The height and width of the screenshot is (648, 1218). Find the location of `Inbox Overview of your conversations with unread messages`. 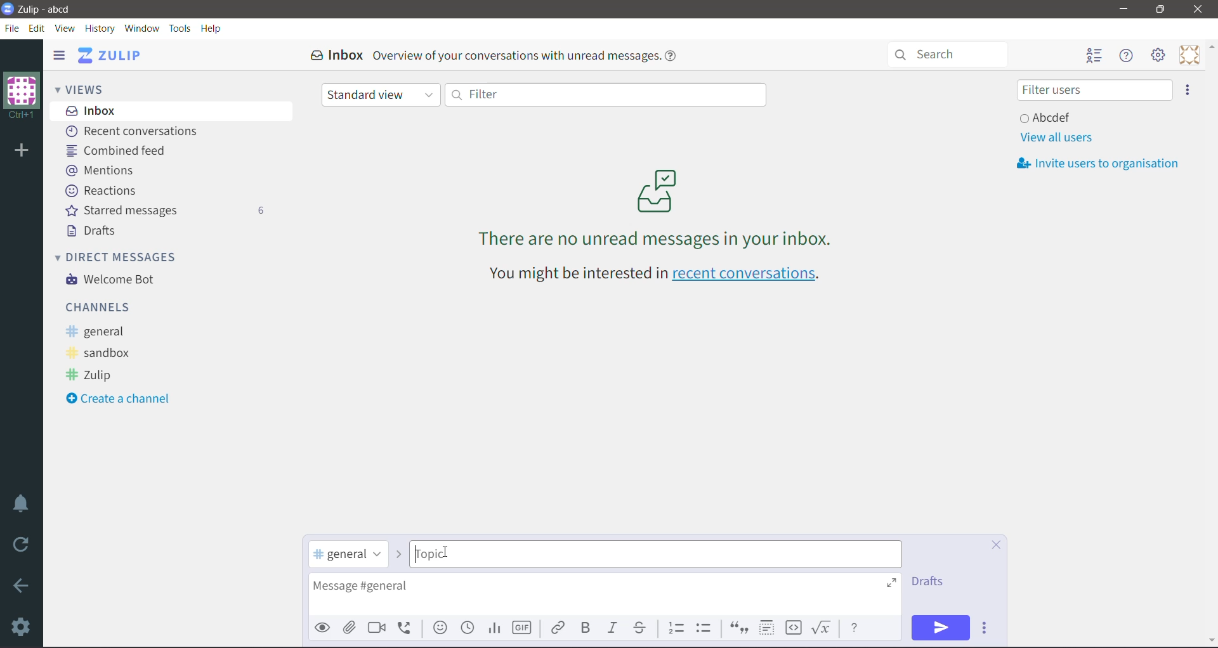

Inbox Overview of your conversations with unread messages is located at coordinates (498, 55).